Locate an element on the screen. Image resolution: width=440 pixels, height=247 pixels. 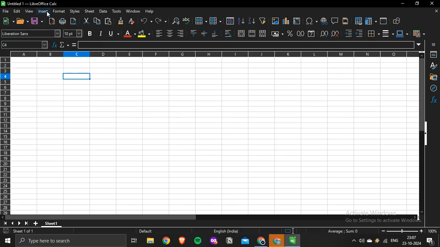
create filter is located at coordinates (263, 20).